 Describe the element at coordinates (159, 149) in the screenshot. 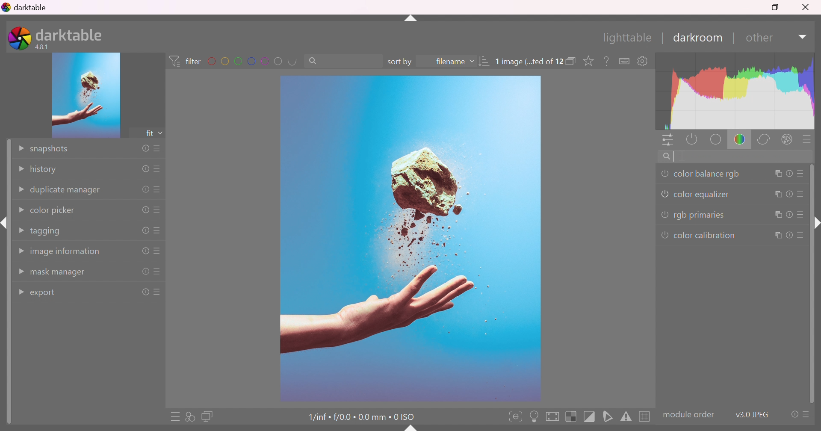

I see `presets` at that location.